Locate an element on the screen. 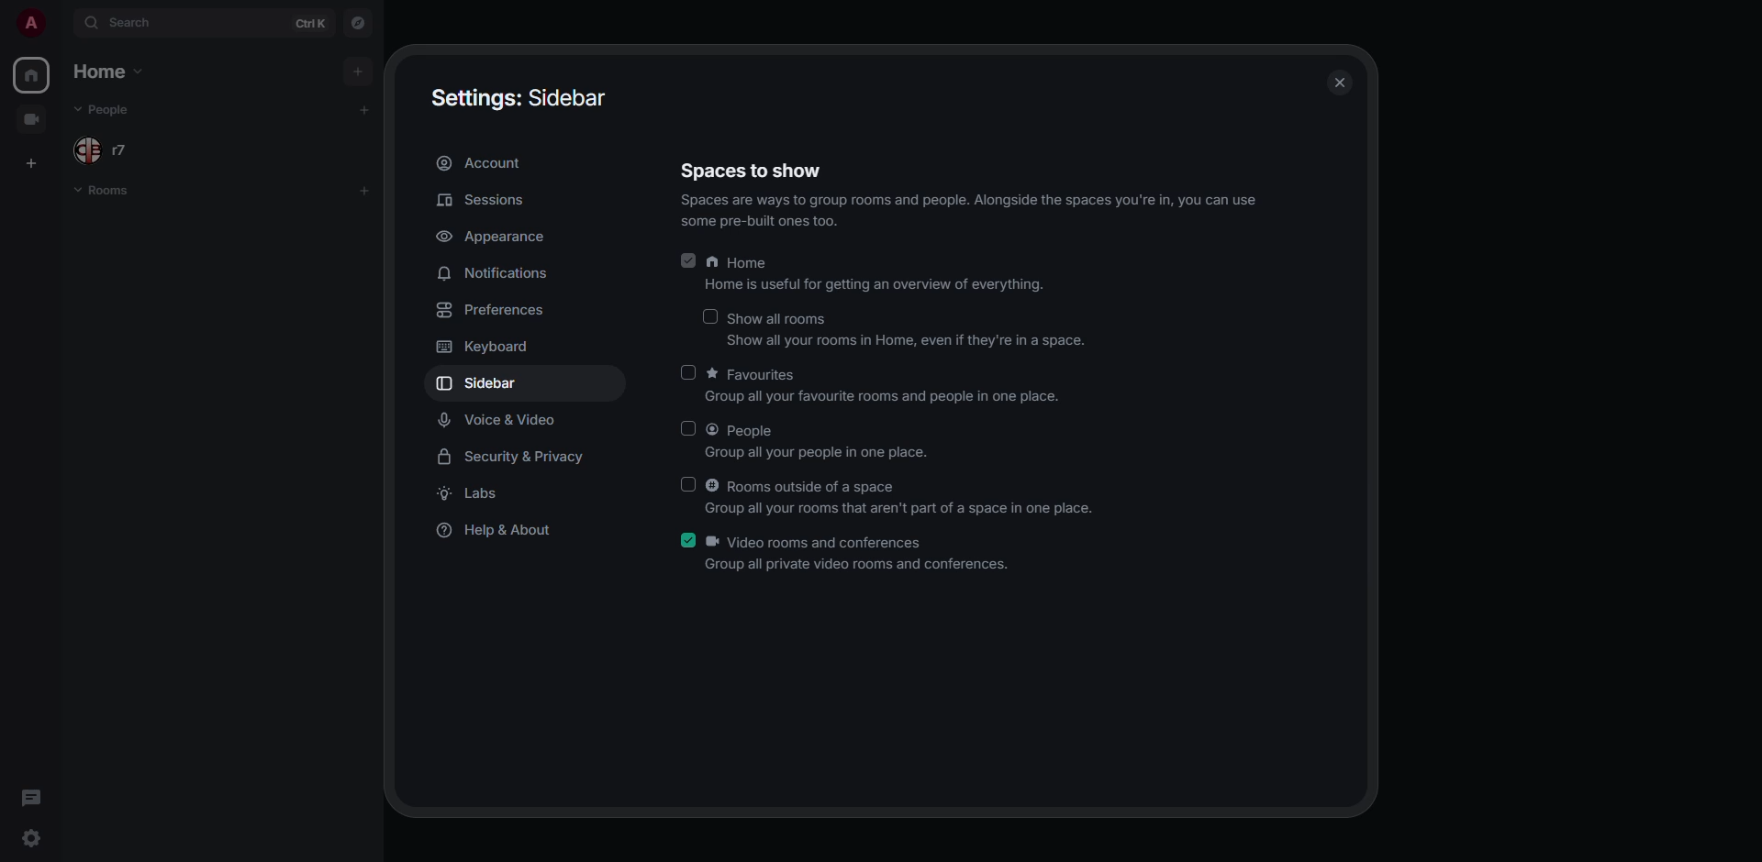  people is located at coordinates (819, 442).